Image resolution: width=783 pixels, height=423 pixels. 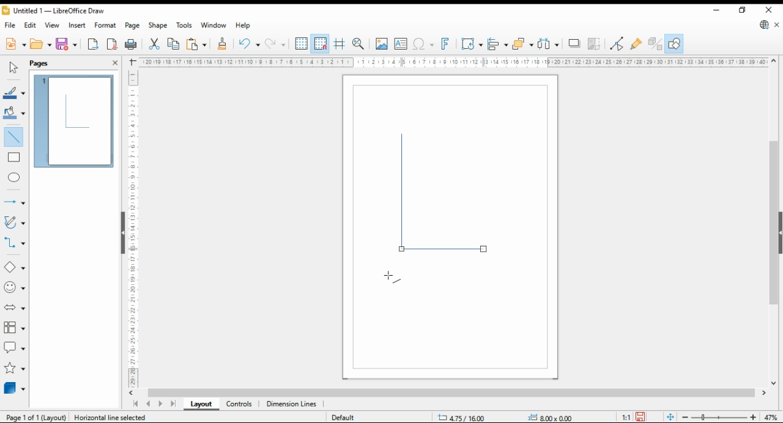 I want to click on scroll bar, so click(x=774, y=221).